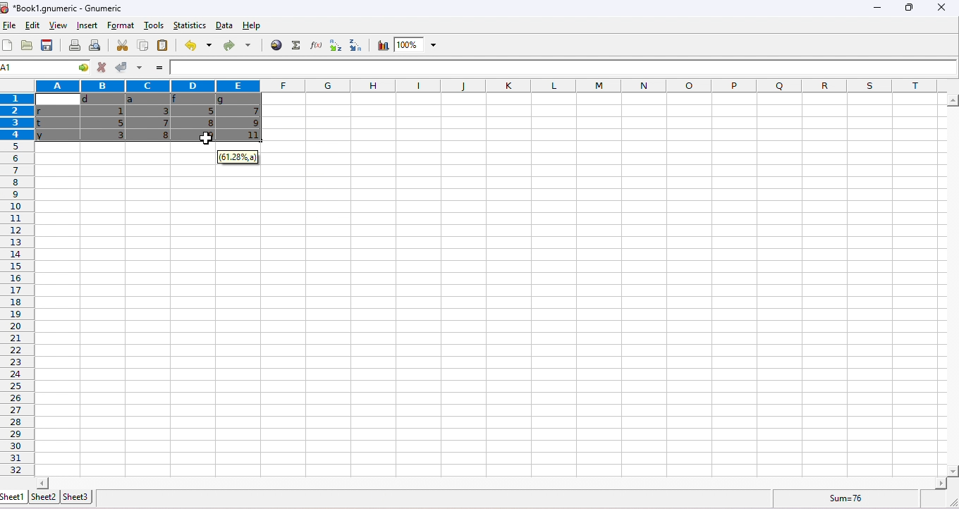 This screenshot has width=959, height=509. Describe the element at coordinates (417, 45) in the screenshot. I see `zoom` at that location.